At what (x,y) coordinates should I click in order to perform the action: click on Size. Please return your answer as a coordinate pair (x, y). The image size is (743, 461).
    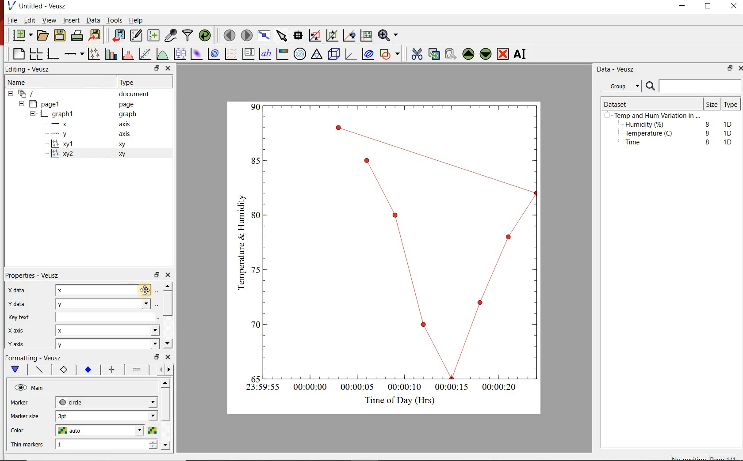
    Looking at the image, I should click on (711, 104).